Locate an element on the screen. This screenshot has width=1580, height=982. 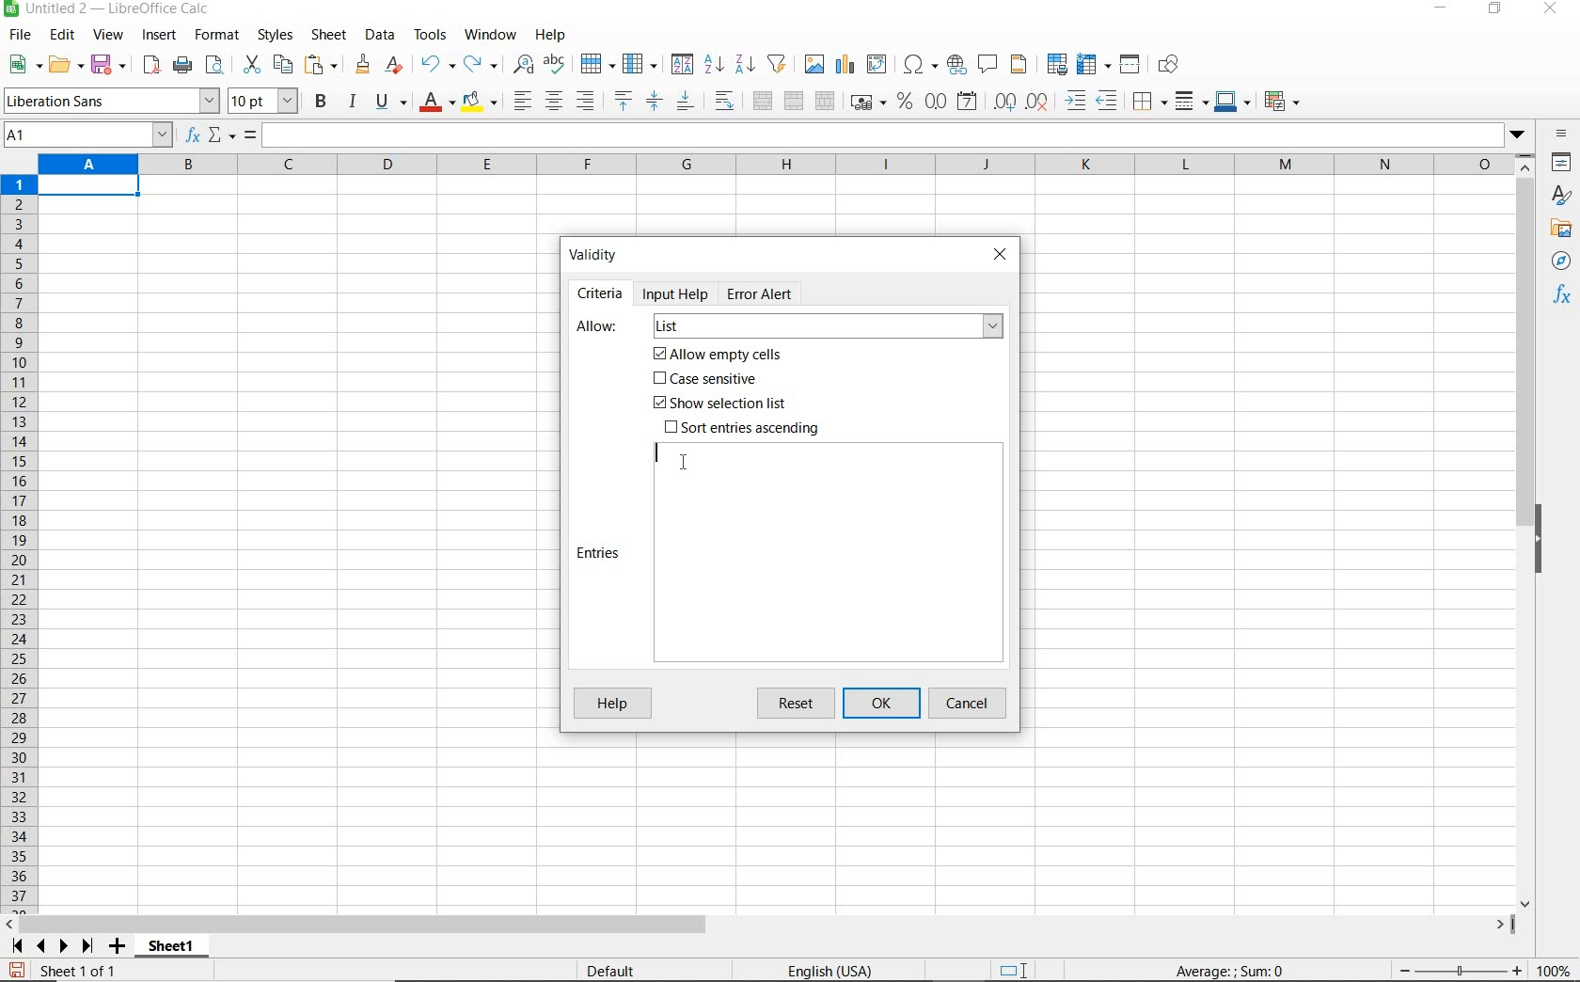
borders is located at coordinates (1150, 102).